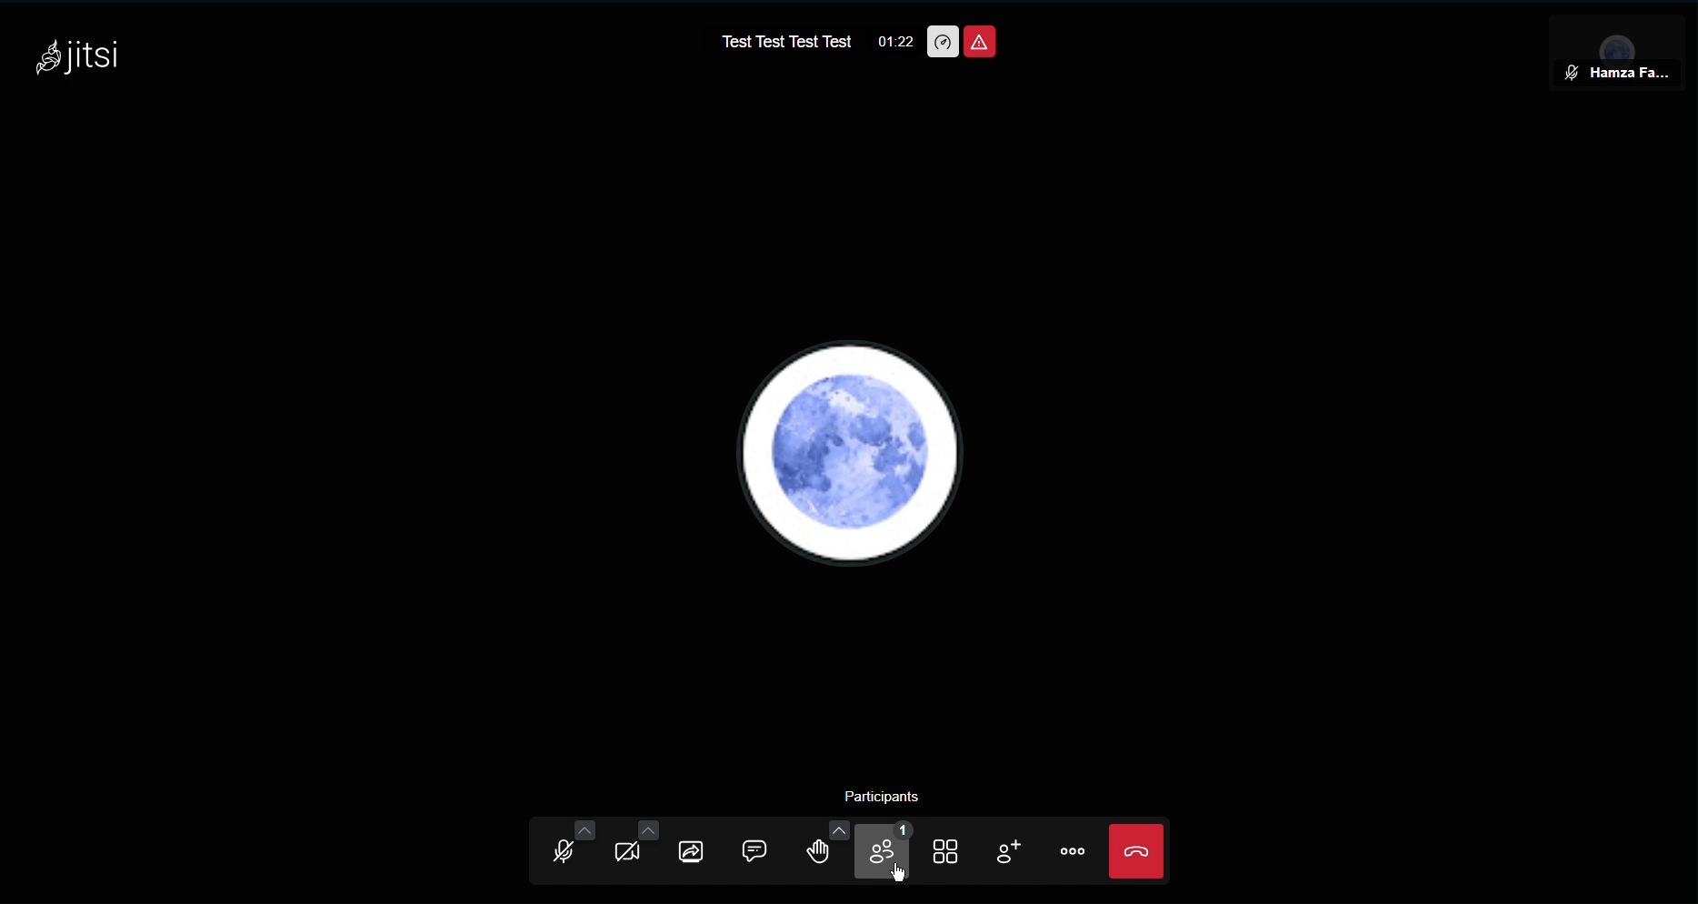  Describe the element at coordinates (1613, 52) in the screenshot. I see `Participant view` at that location.